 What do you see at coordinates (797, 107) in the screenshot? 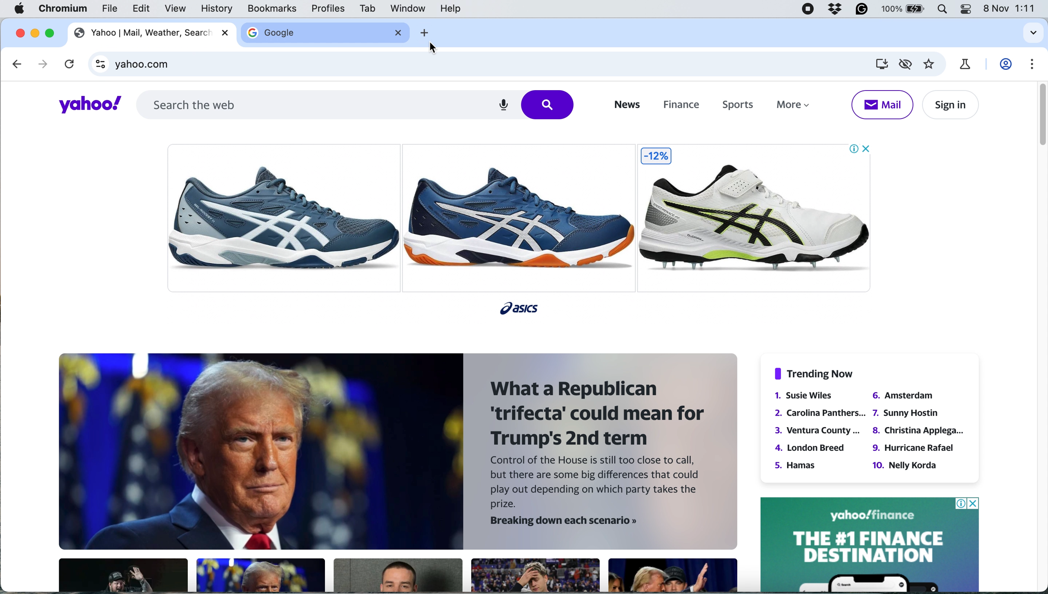
I see `more` at bounding box center [797, 107].